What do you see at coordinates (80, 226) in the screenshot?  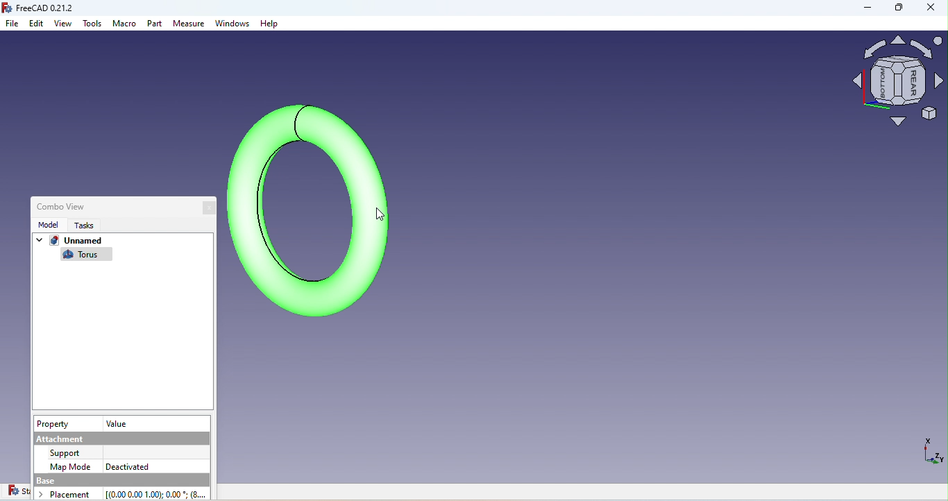 I see `Tasks` at bounding box center [80, 226].